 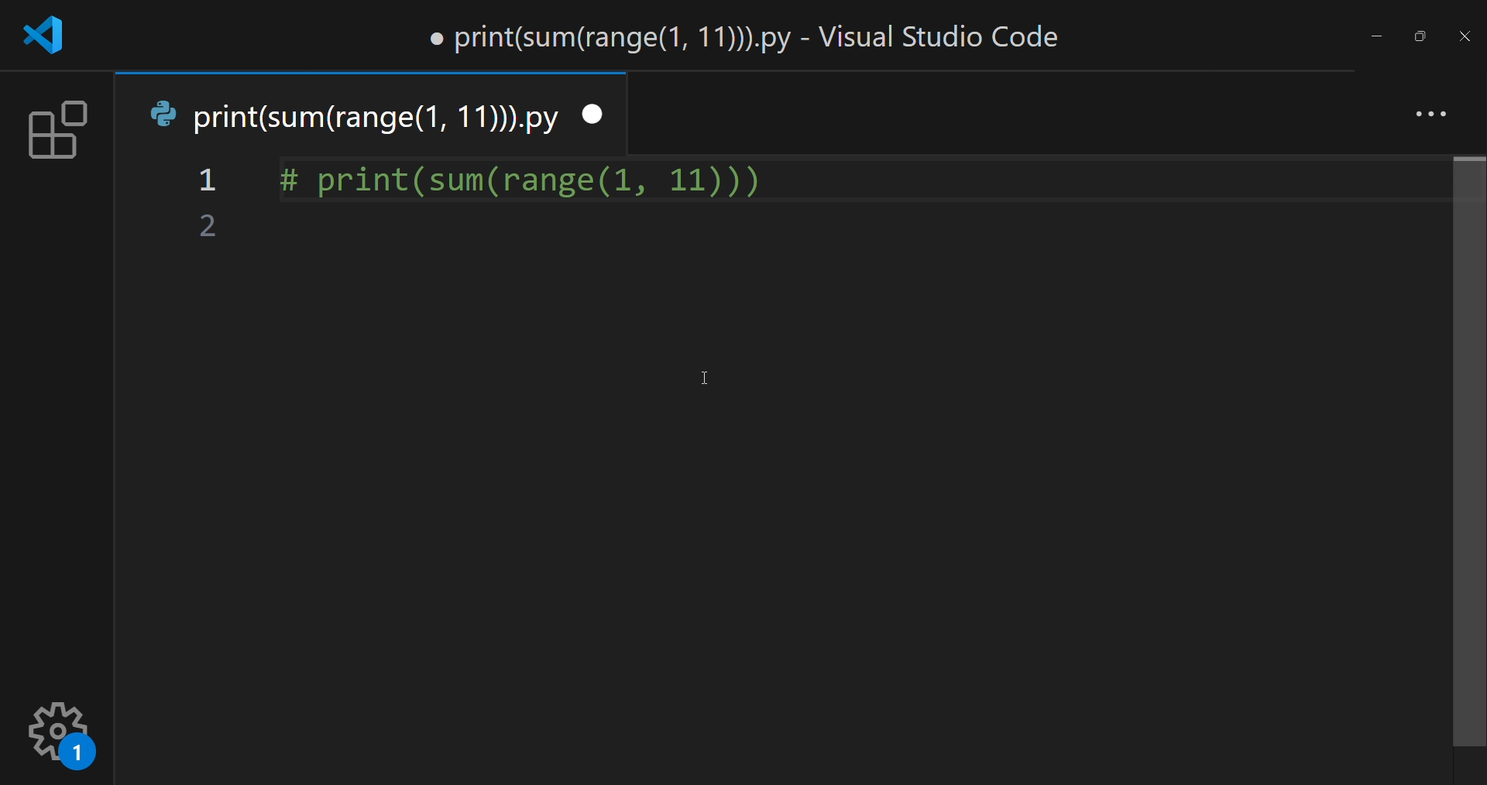 I want to click on minimize, so click(x=1376, y=34).